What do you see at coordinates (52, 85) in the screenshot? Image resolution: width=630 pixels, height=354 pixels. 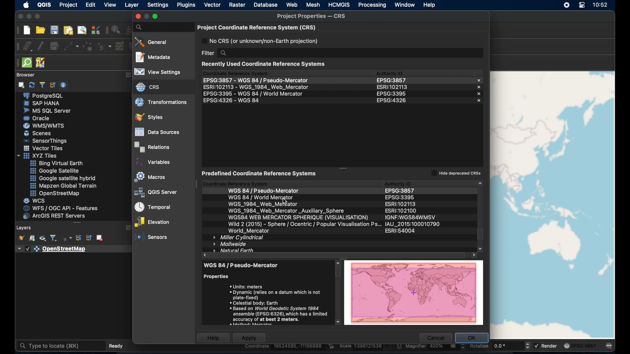 I see `collapse all` at bounding box center [52, 85].